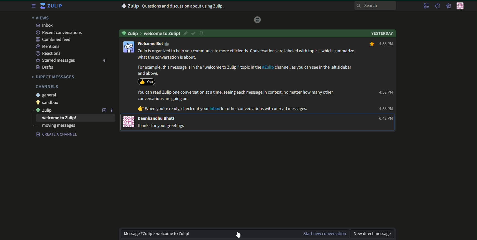  I want to click on mentions, so click(49, 46).